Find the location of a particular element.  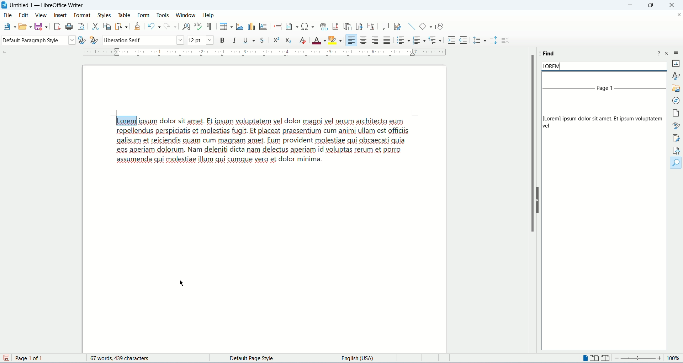

text is located at coordinates (599, 122).